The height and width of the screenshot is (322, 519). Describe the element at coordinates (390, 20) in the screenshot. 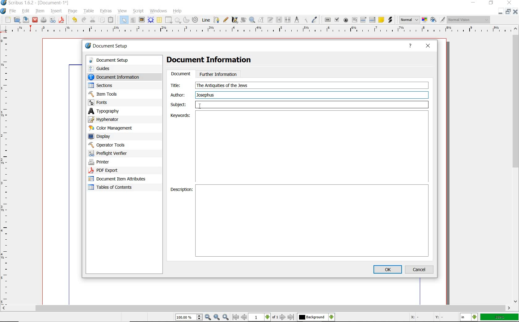

I see `link annotation` at that location.